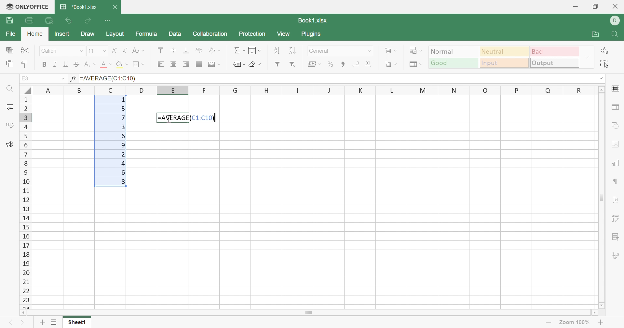  What do you see at coordinates (121, 118) in the screenshot?
I see `7` at bounding box center [121, 118].